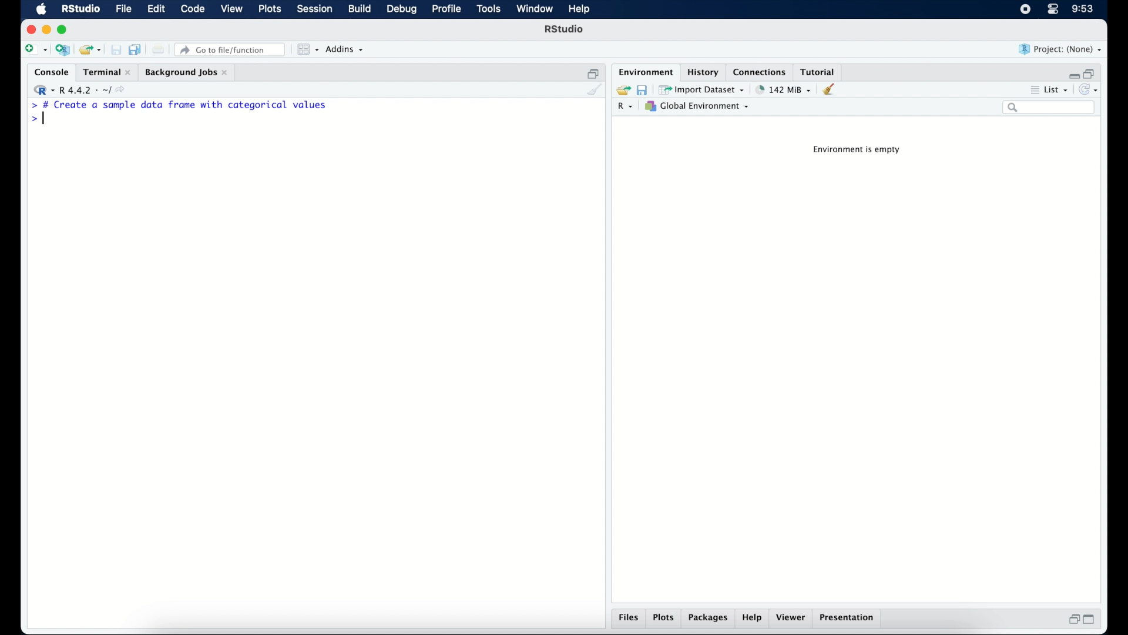  I want to click on create a project, so click(63, 50).